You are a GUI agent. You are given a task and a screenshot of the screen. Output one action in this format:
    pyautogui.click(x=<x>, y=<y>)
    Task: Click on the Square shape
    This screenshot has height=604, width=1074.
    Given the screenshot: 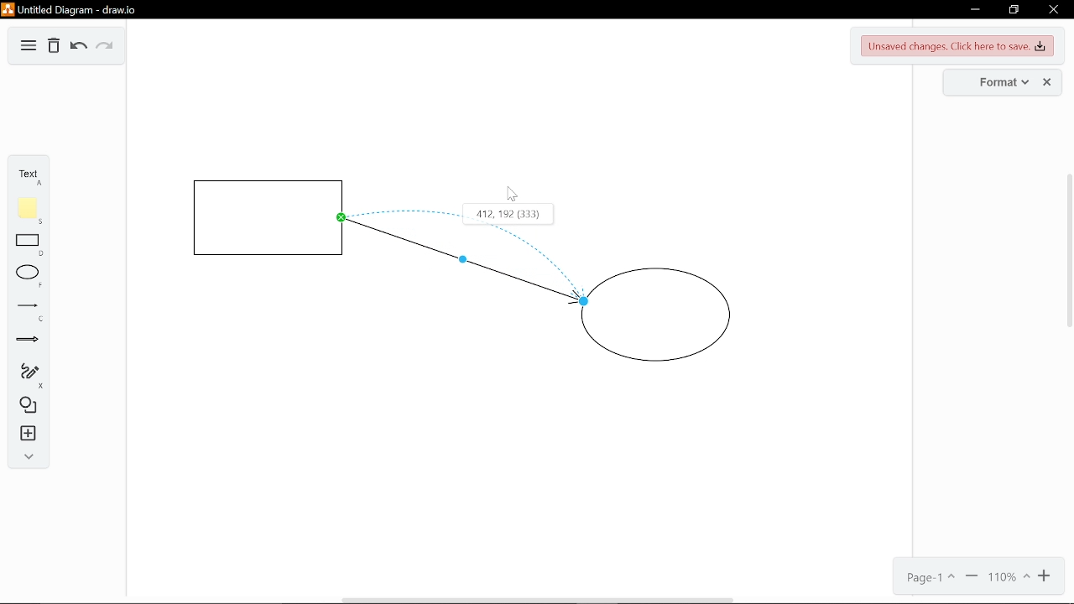 What is the action you would take?
    pyautogui.click(x=266, y=216)
    